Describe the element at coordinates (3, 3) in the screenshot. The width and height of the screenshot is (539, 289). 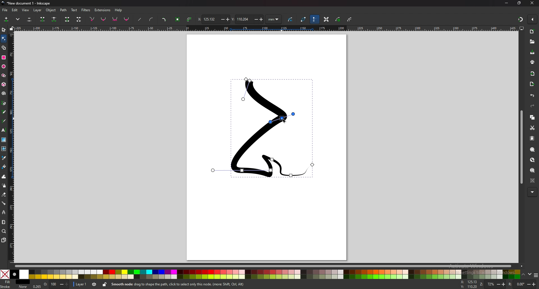
I see `logo` at that location.